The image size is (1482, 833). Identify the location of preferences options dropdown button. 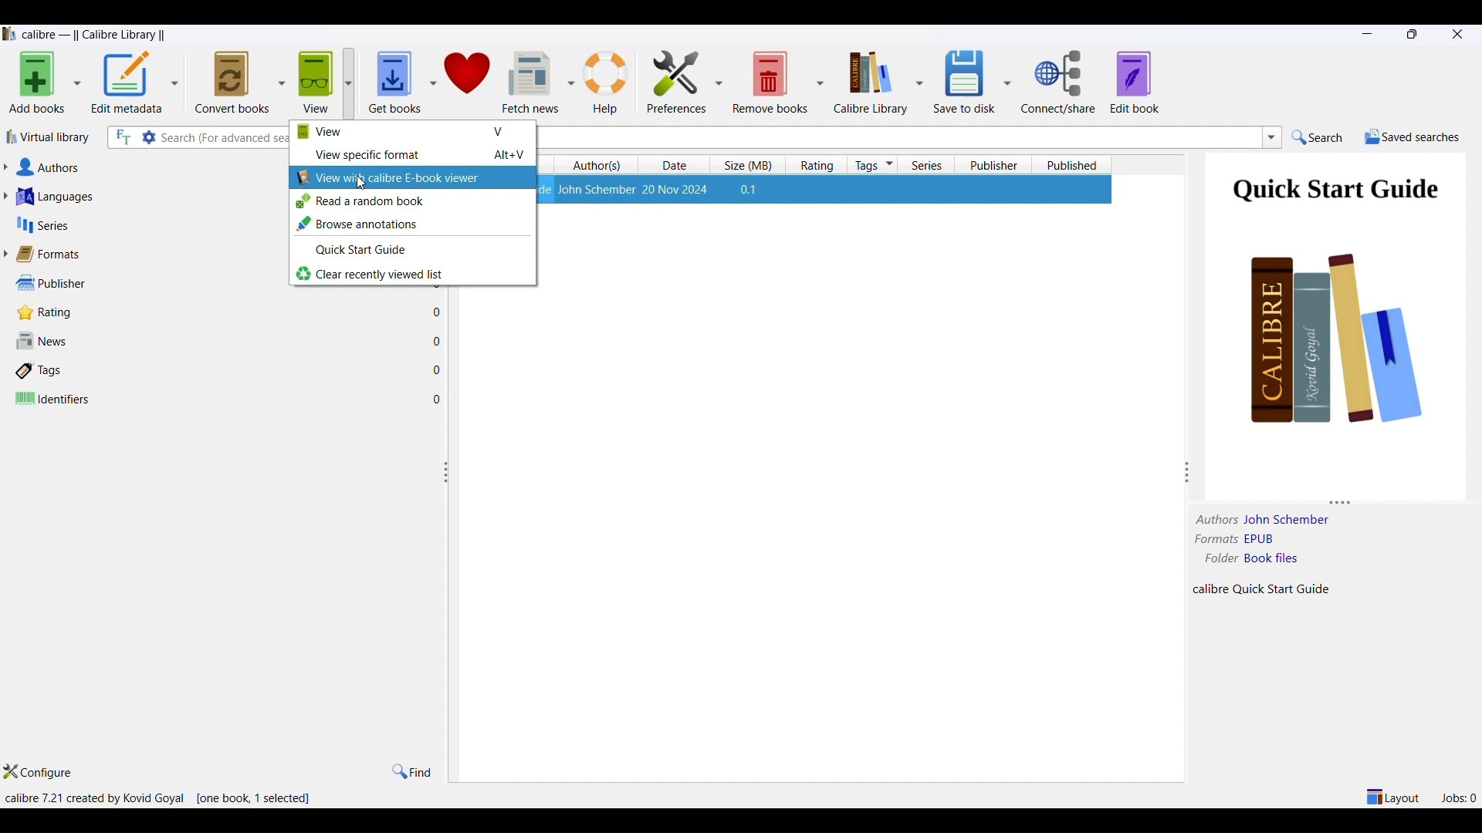
(717, 83).